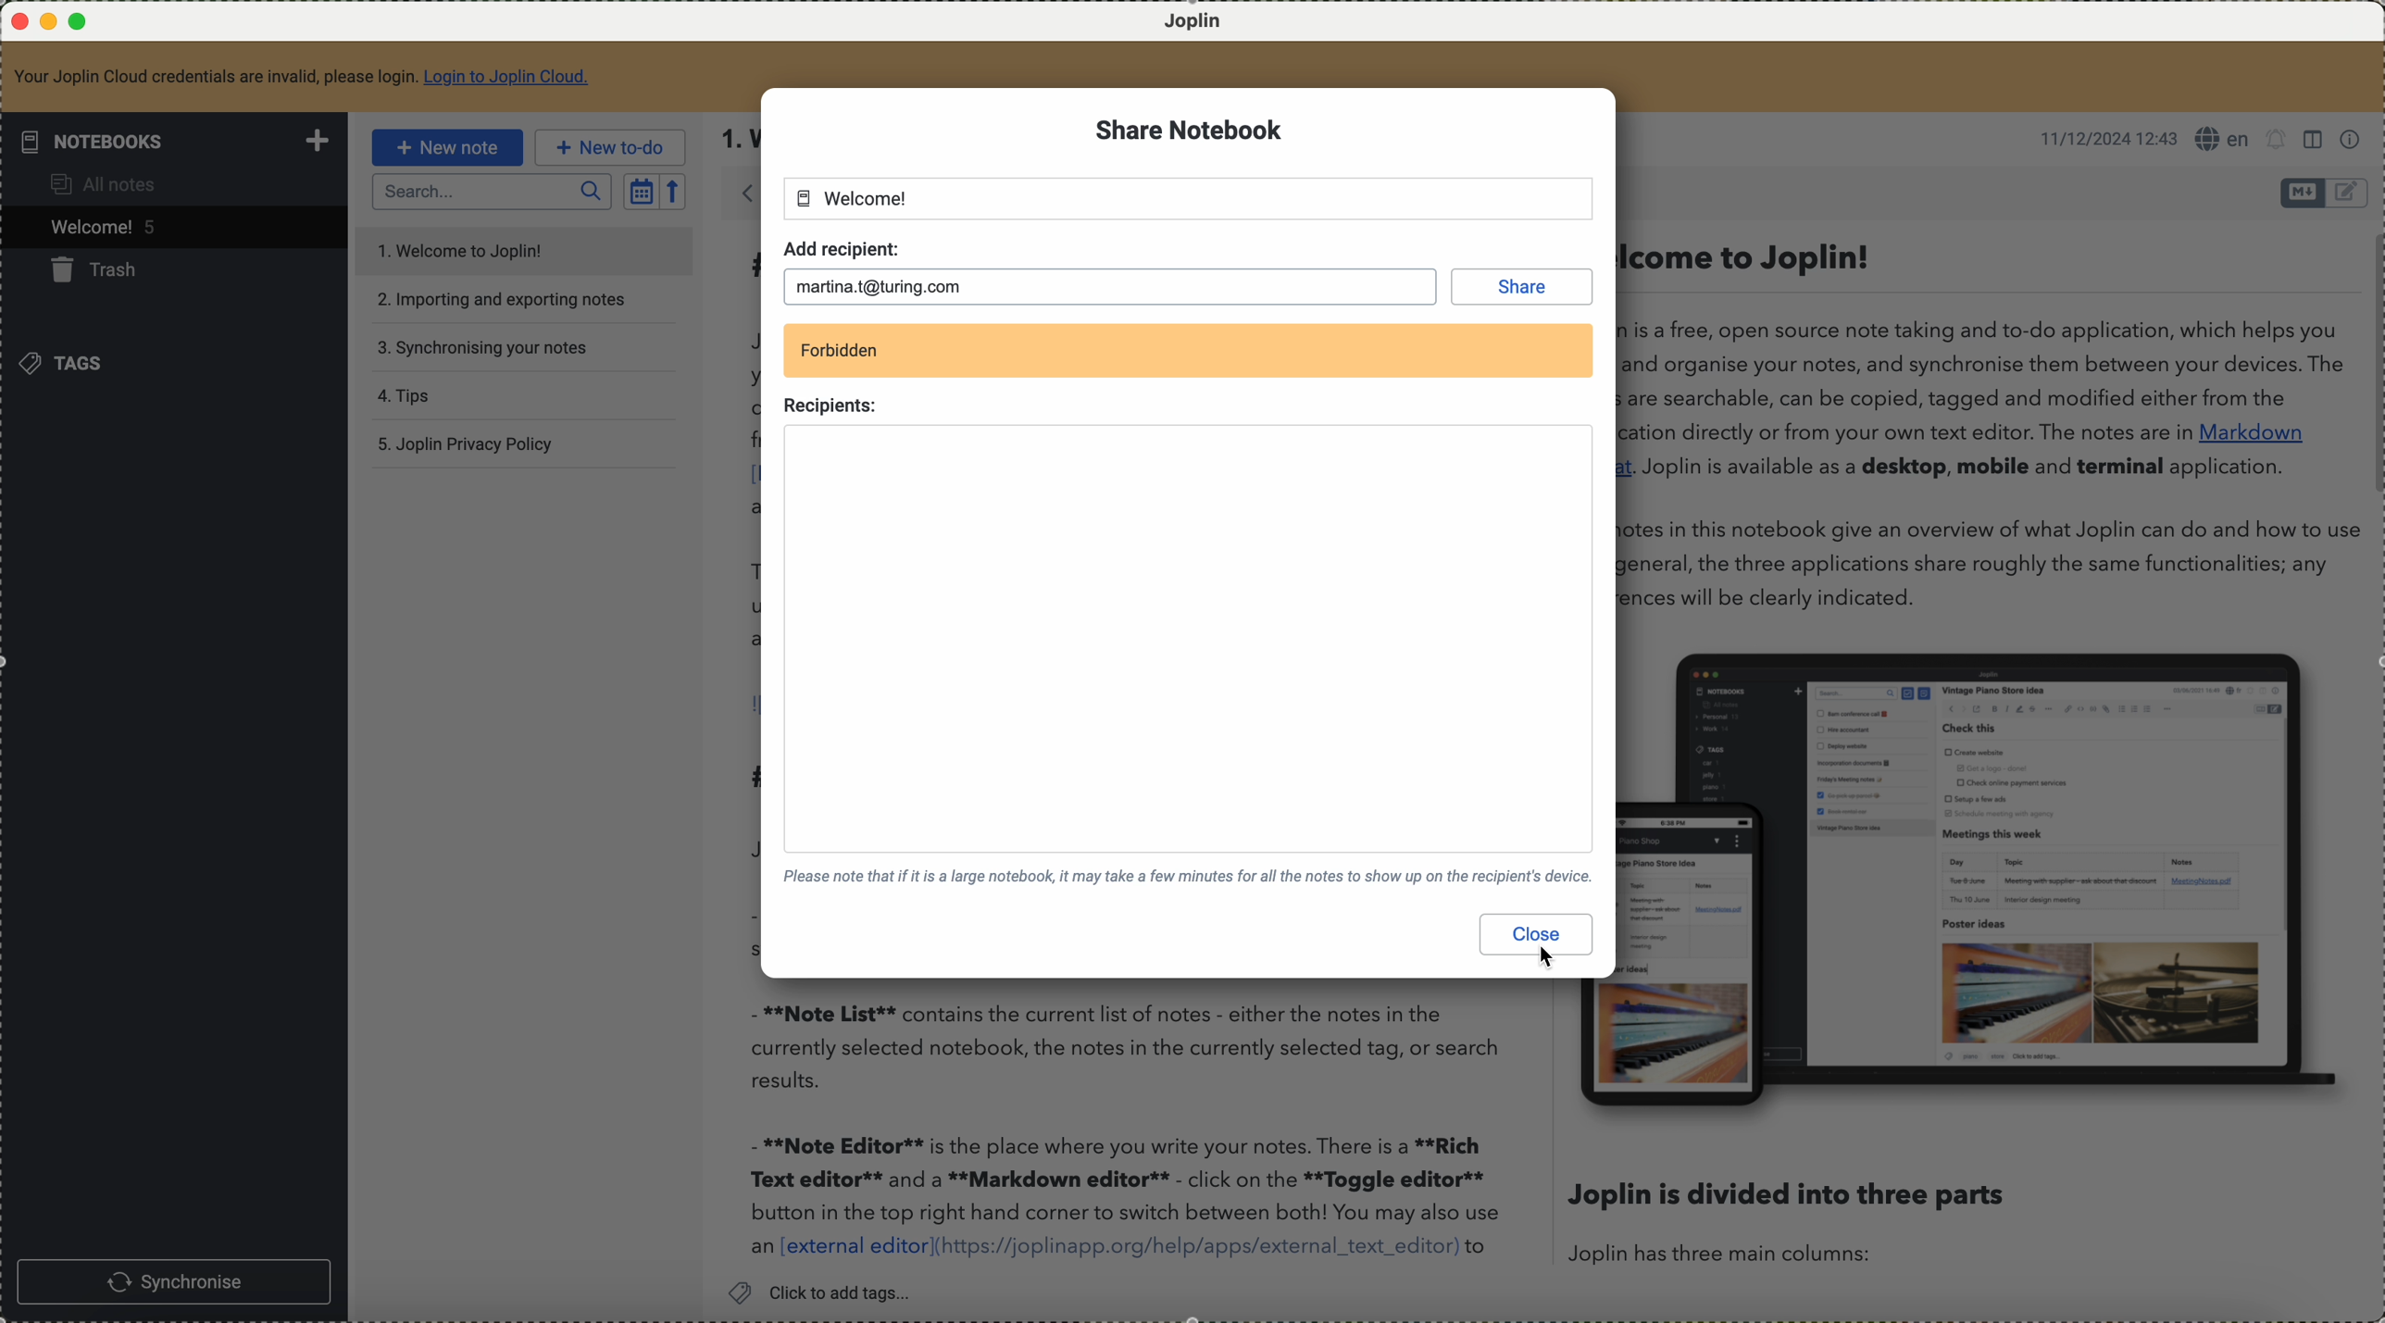 Image resolution: width=2385 pixels, height=1323 pixels. I want to click on synchronising your notes, so click(484, 347).